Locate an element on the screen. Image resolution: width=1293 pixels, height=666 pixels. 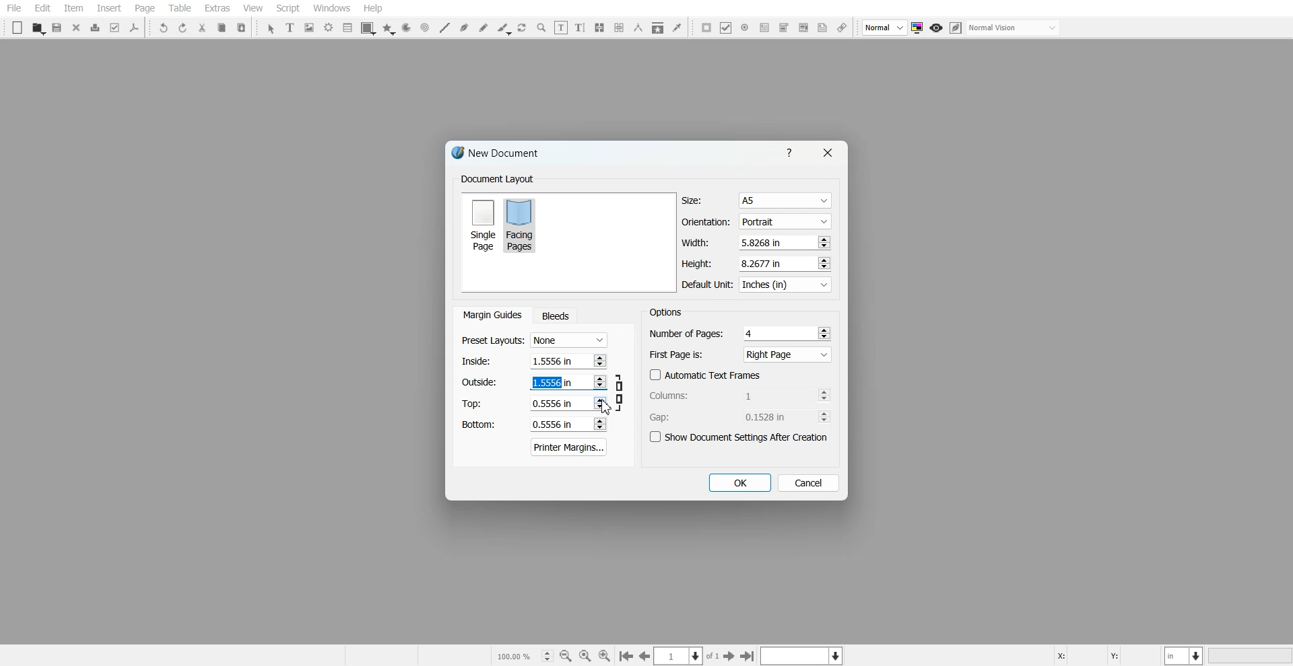
Freehand line is located at coordinates (484, 28).